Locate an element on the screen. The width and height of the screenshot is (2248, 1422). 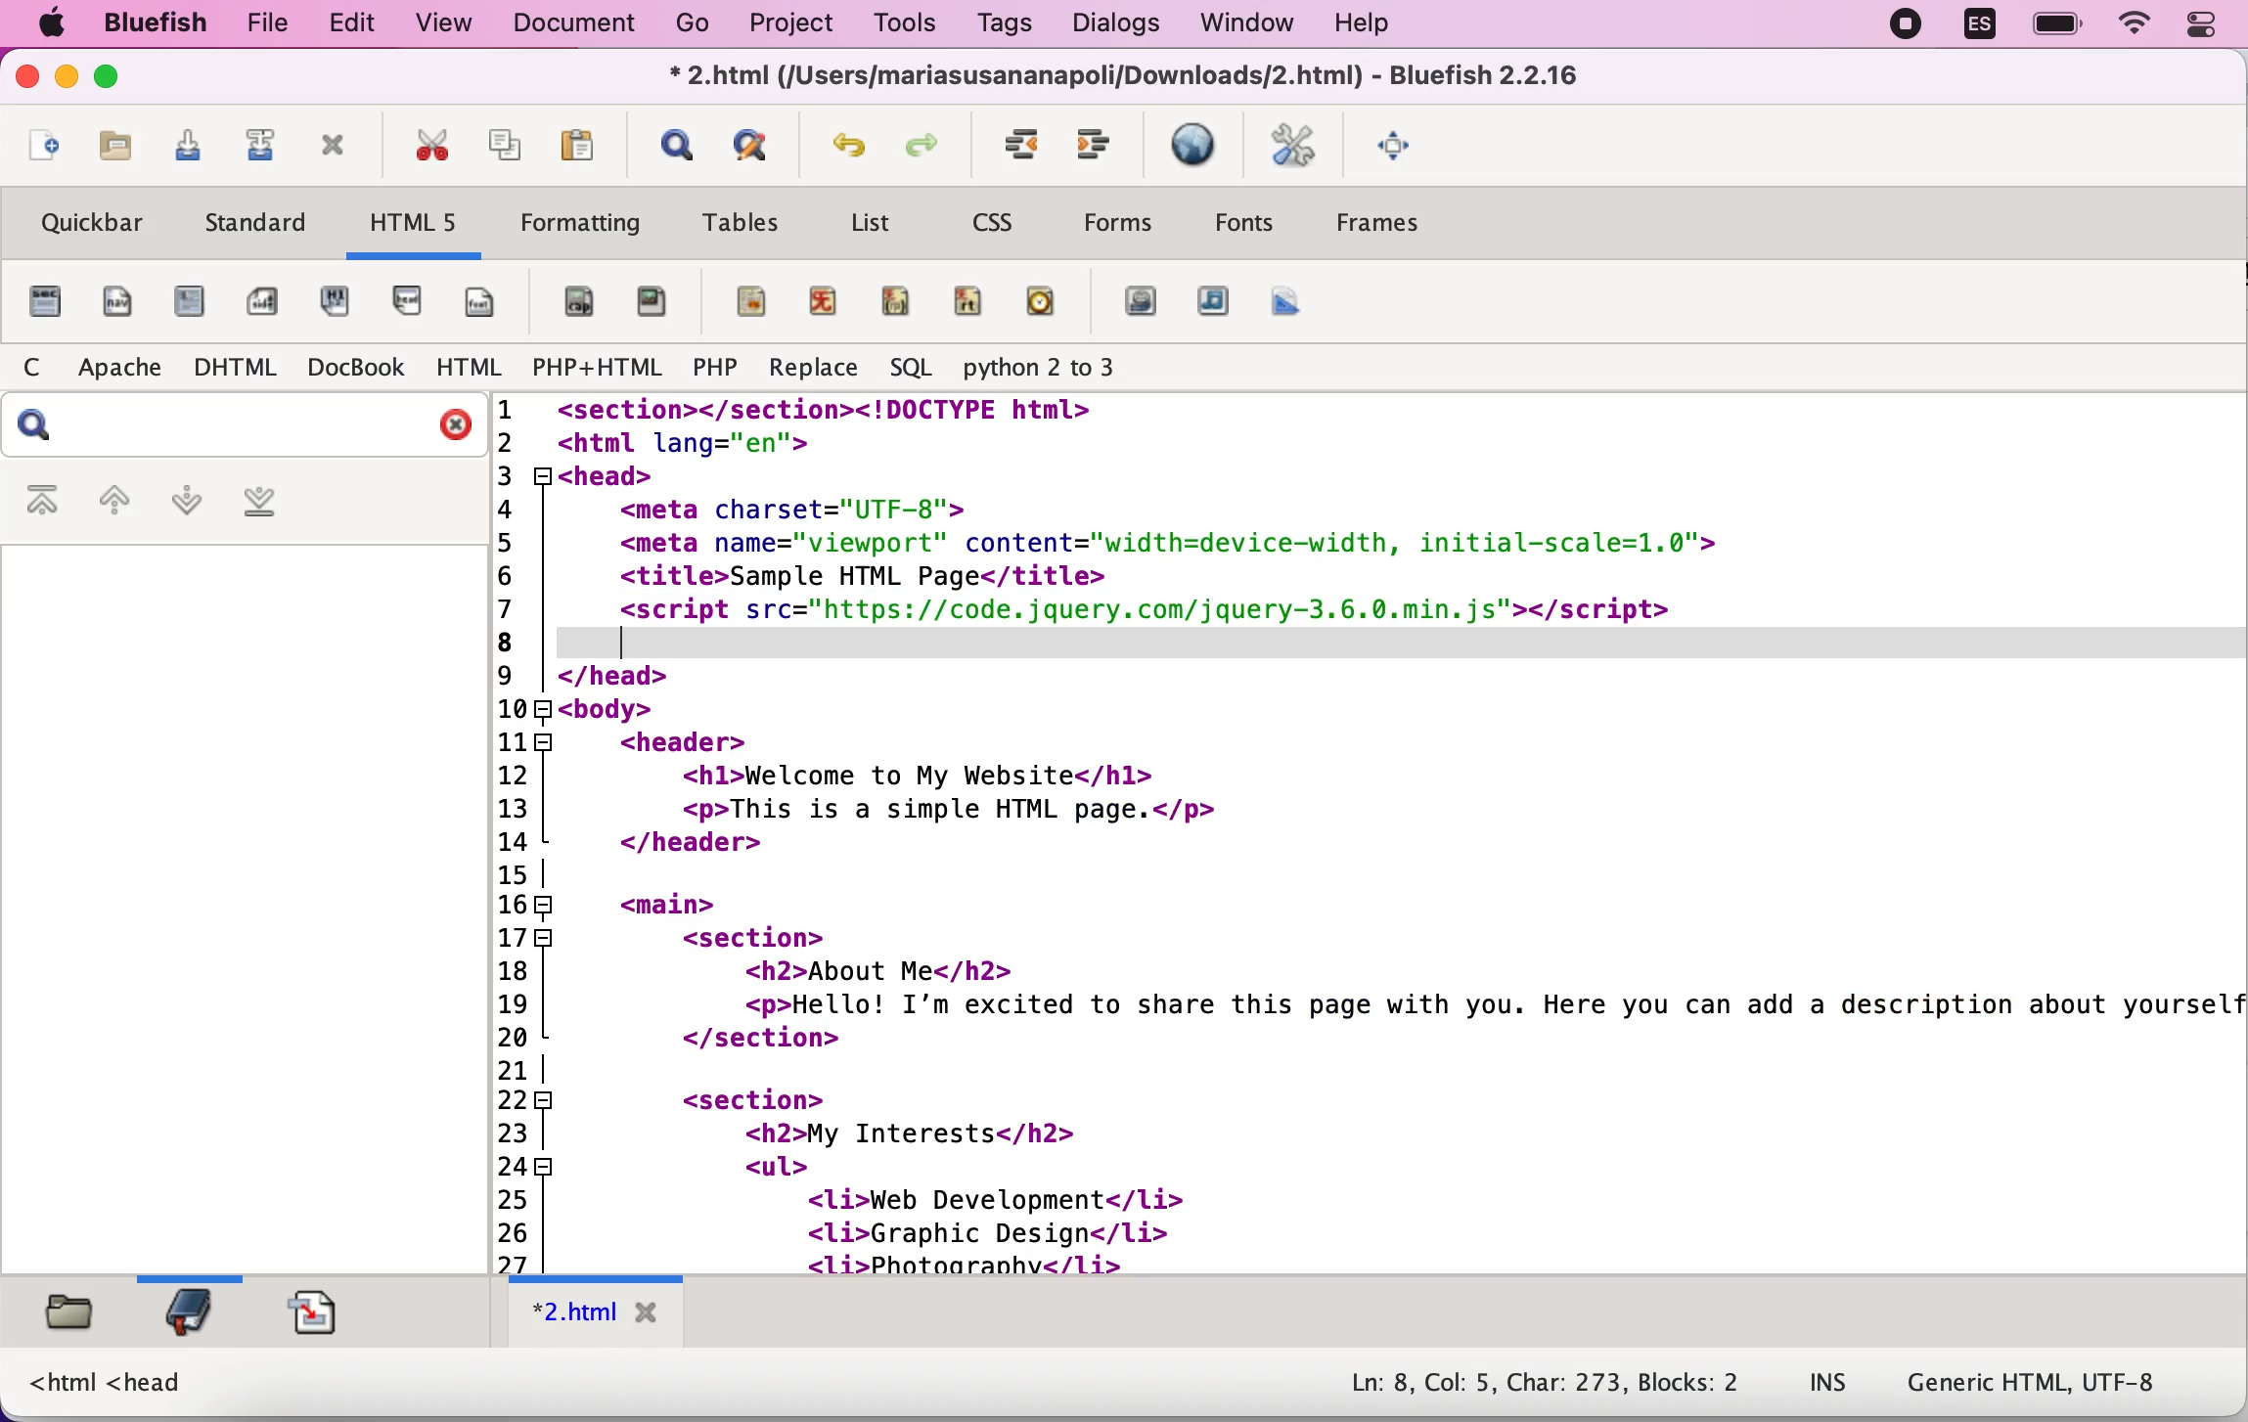
recording stopped is located at coordinates (1903, 29).